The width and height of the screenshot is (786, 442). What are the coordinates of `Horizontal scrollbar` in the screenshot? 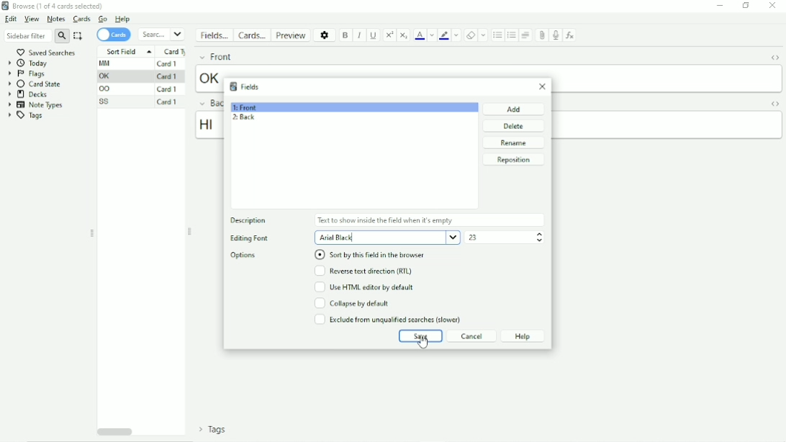 It's located at (114, 432).